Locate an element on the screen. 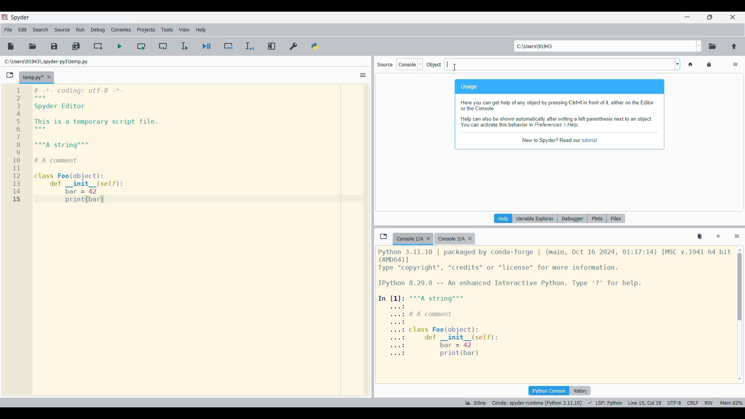 Image resolution: width=745 pixels, height=419 pixels. Details of current console is located at coordinates (554, 303).